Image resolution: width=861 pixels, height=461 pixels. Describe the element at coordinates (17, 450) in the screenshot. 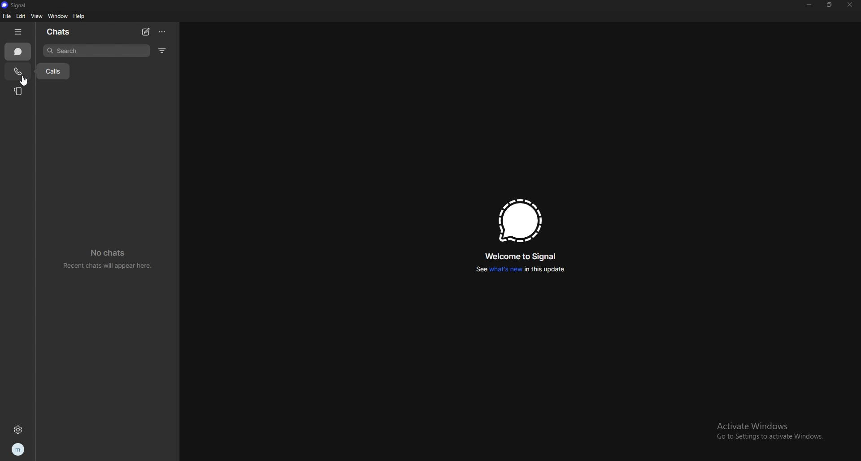

I see `profile` at that location.